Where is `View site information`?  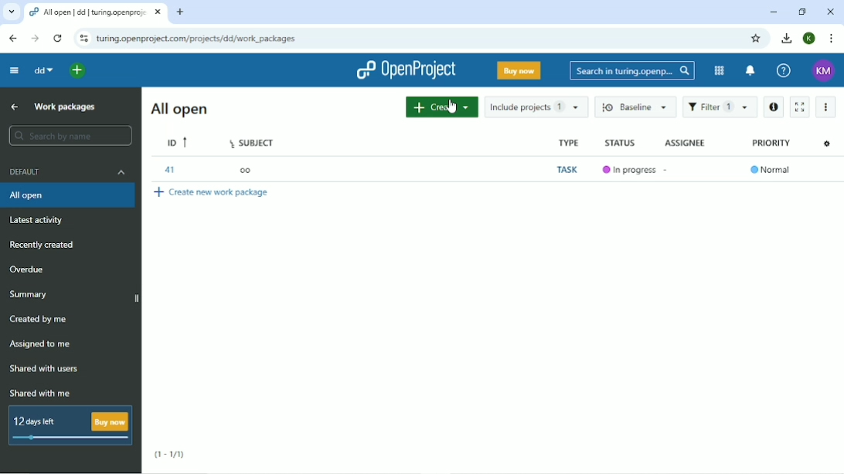
View site information is located at coordinates (83, 38).